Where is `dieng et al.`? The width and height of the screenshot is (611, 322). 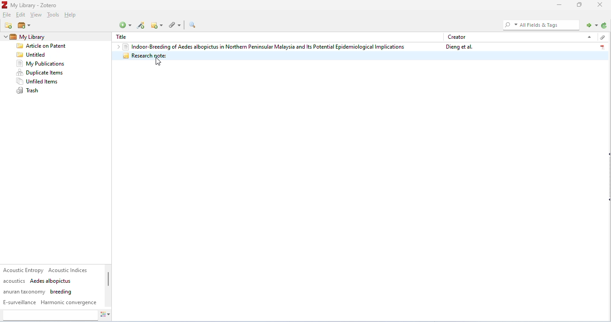 dieng et al. is located at coordinates (458, 47).